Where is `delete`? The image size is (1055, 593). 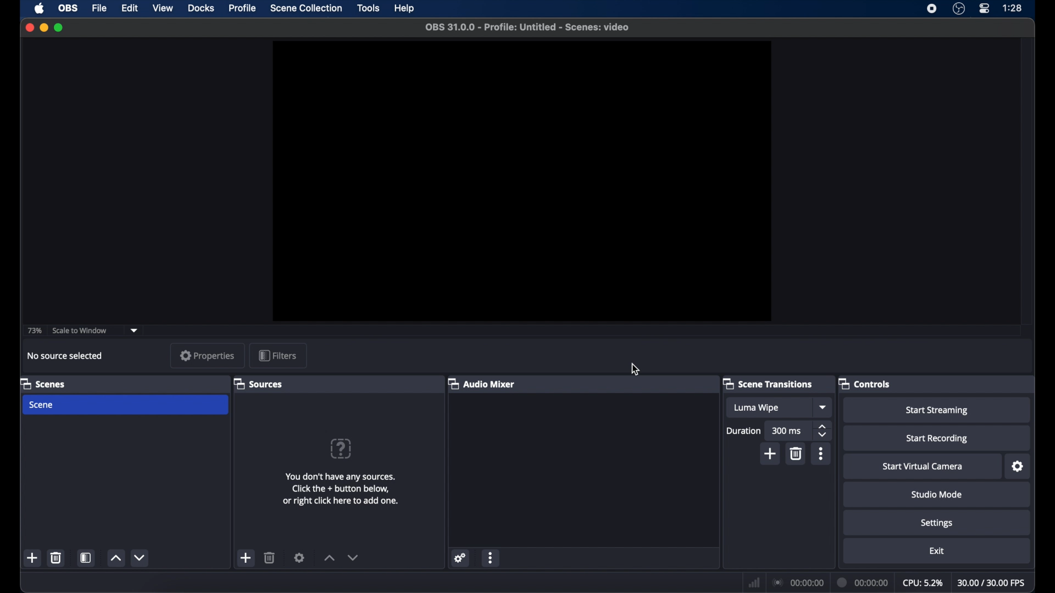 delete is located at coordinates (270, 557).